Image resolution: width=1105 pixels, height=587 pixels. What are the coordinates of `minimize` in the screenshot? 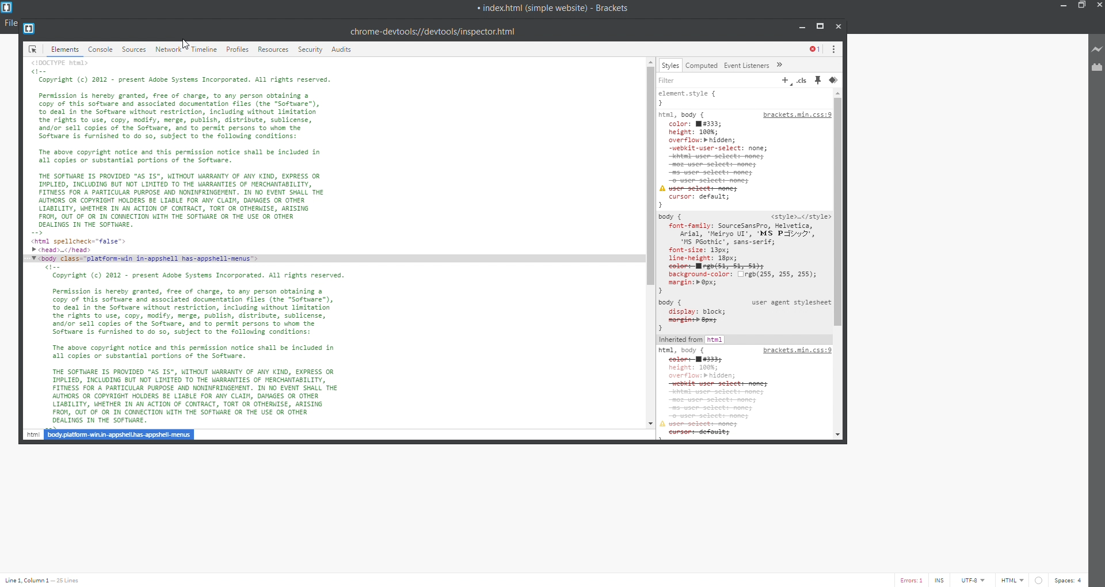 It's located at (801, 27).